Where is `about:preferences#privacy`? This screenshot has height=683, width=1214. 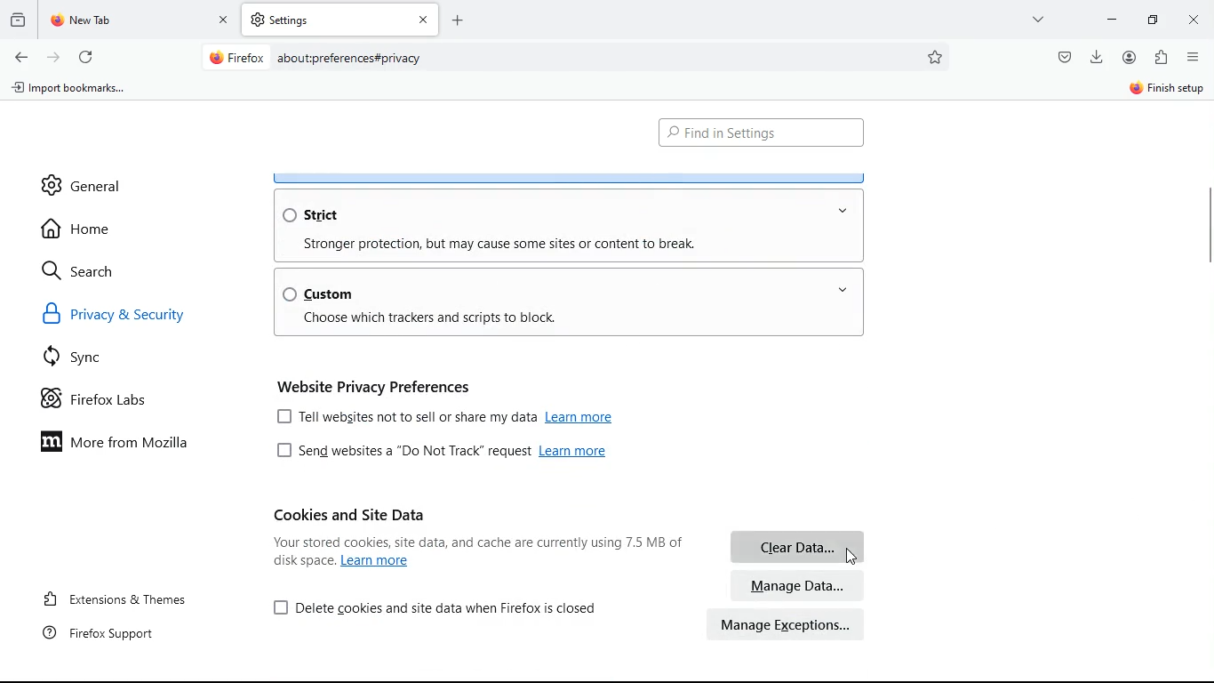
about:preferences#privacy is located at coordinates (350, 59).